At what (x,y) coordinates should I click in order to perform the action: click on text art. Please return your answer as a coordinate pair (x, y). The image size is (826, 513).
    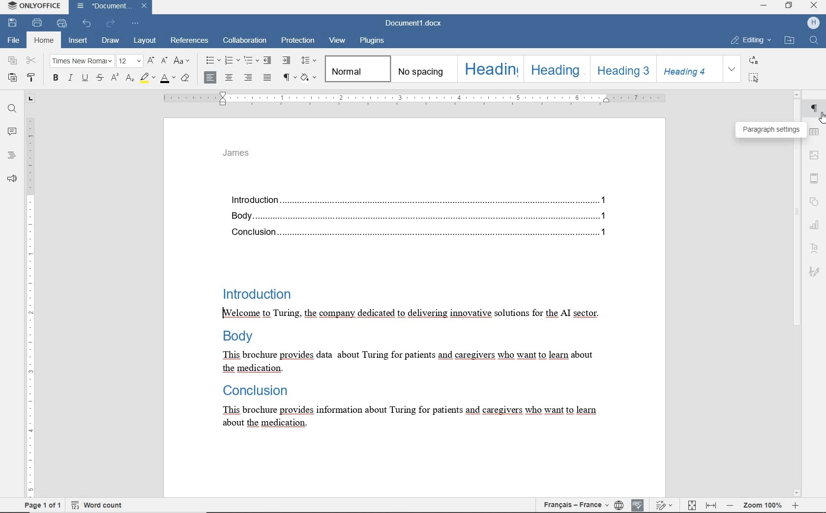
    Looking at the image, I should click on (814, 248).